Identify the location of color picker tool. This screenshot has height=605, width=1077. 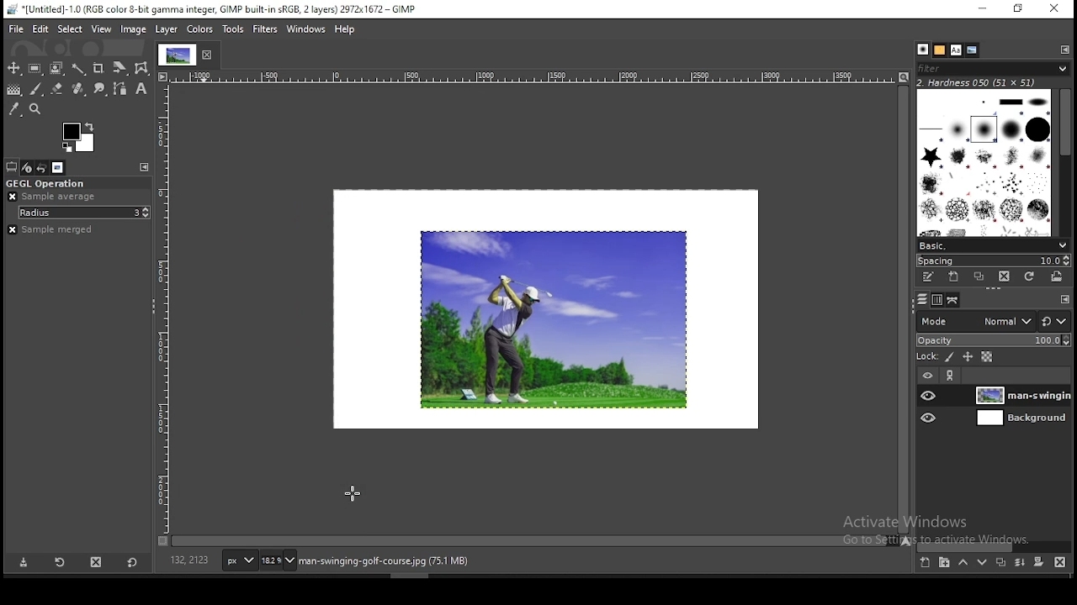
(15, 108).